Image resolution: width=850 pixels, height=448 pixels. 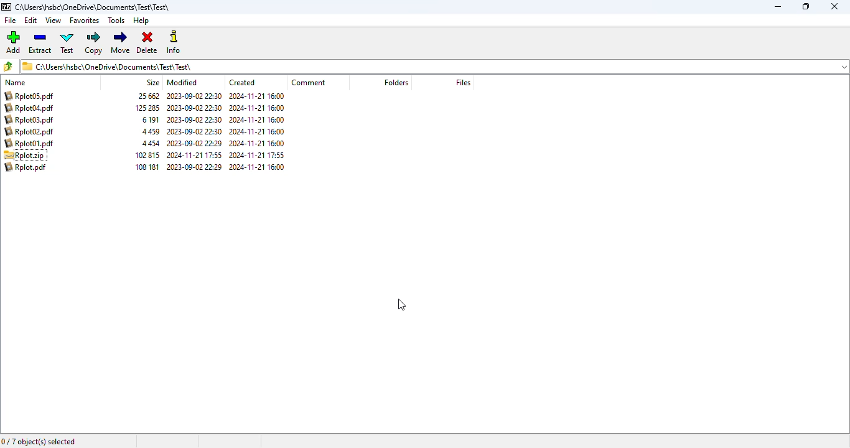 I want to click on add, so click(x=12, y=42).